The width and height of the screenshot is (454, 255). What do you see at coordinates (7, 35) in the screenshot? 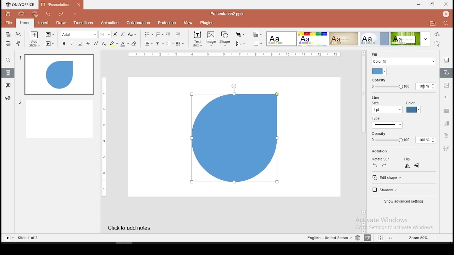
I see `copy` at bounding box center [7, 35].